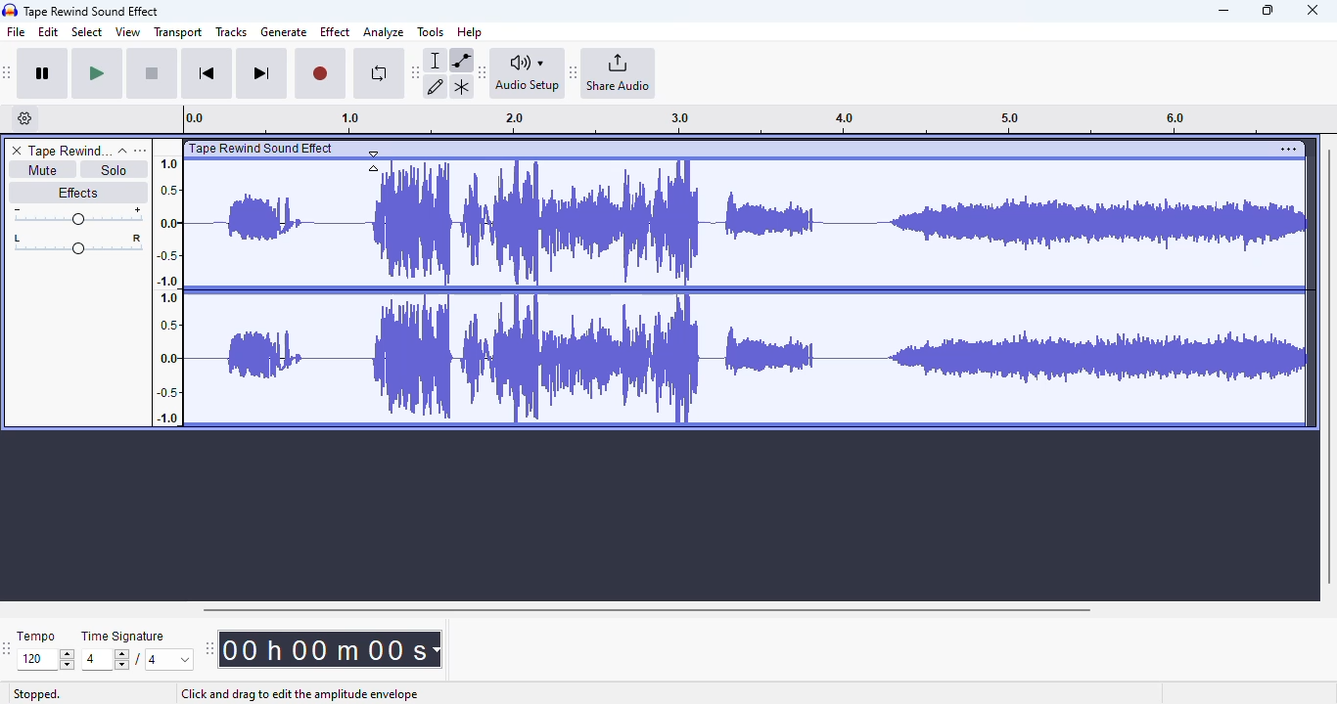 This screenshot has height=704, width=1337. What do you see at coordinates (260, 74) in the screenshot?
I see `skip to end` at bounding box center [260, 74].